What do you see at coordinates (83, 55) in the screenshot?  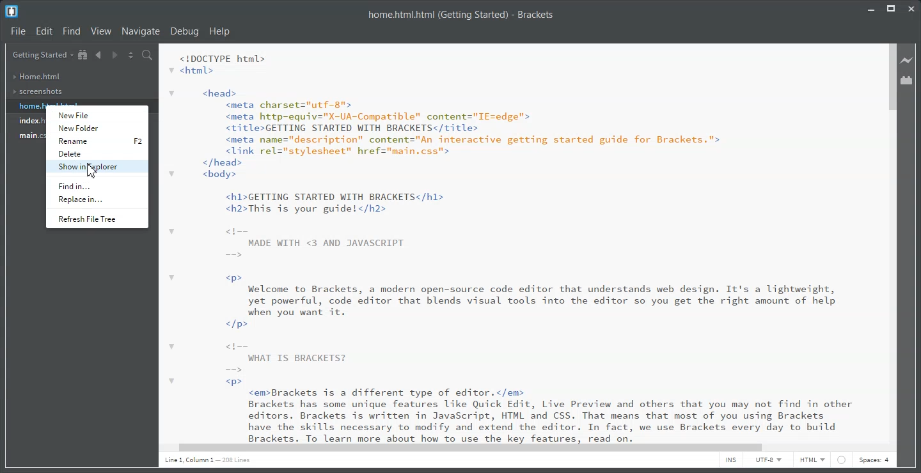 I see `Show File in tree` at bounding box center [83, 55].